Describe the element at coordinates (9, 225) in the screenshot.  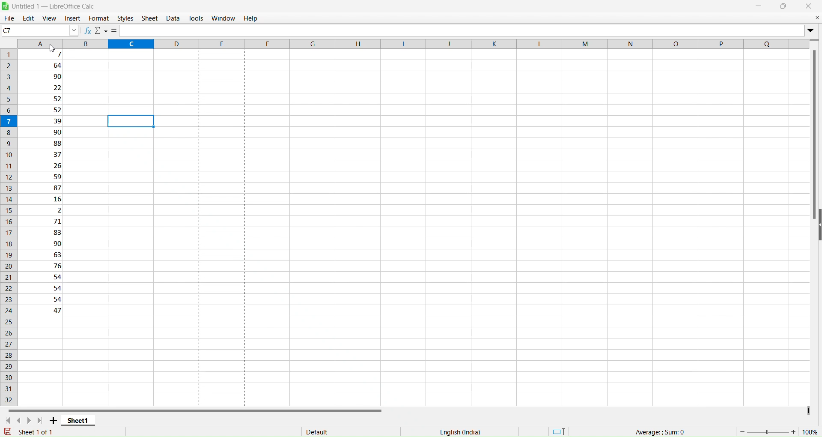
I see `Row Labels` at that location.